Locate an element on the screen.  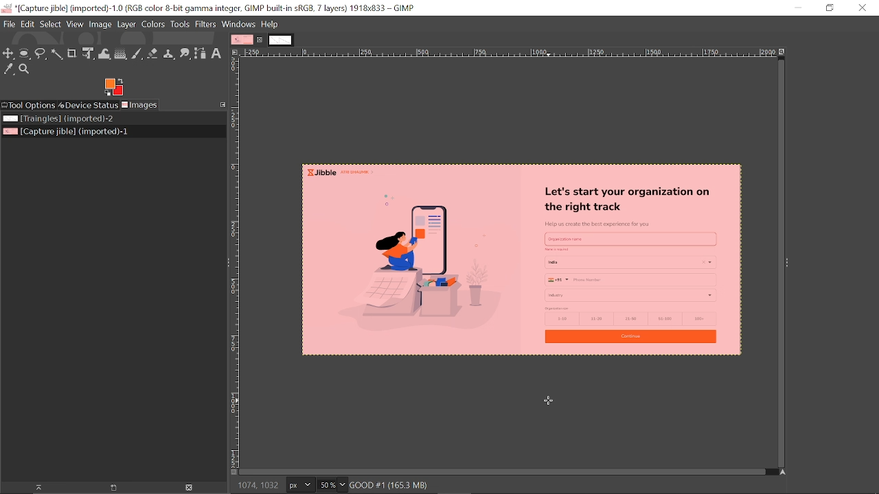
Configure this tab is located at coordinates (221, 104).